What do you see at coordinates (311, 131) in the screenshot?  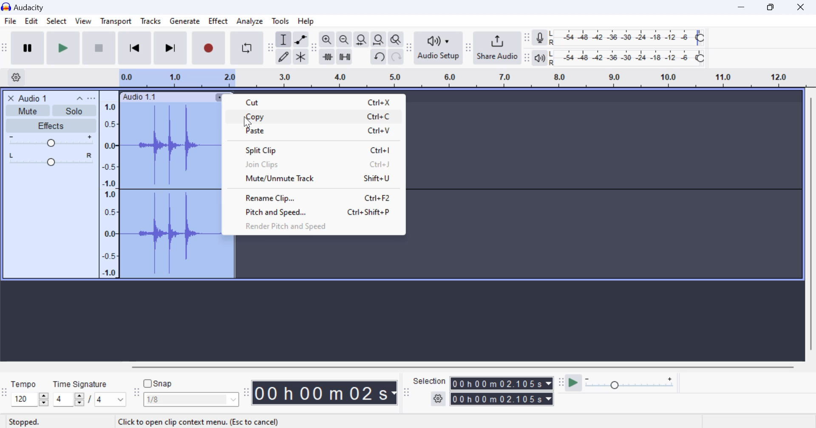 I see `Paste` at bounding box center [311, 131].